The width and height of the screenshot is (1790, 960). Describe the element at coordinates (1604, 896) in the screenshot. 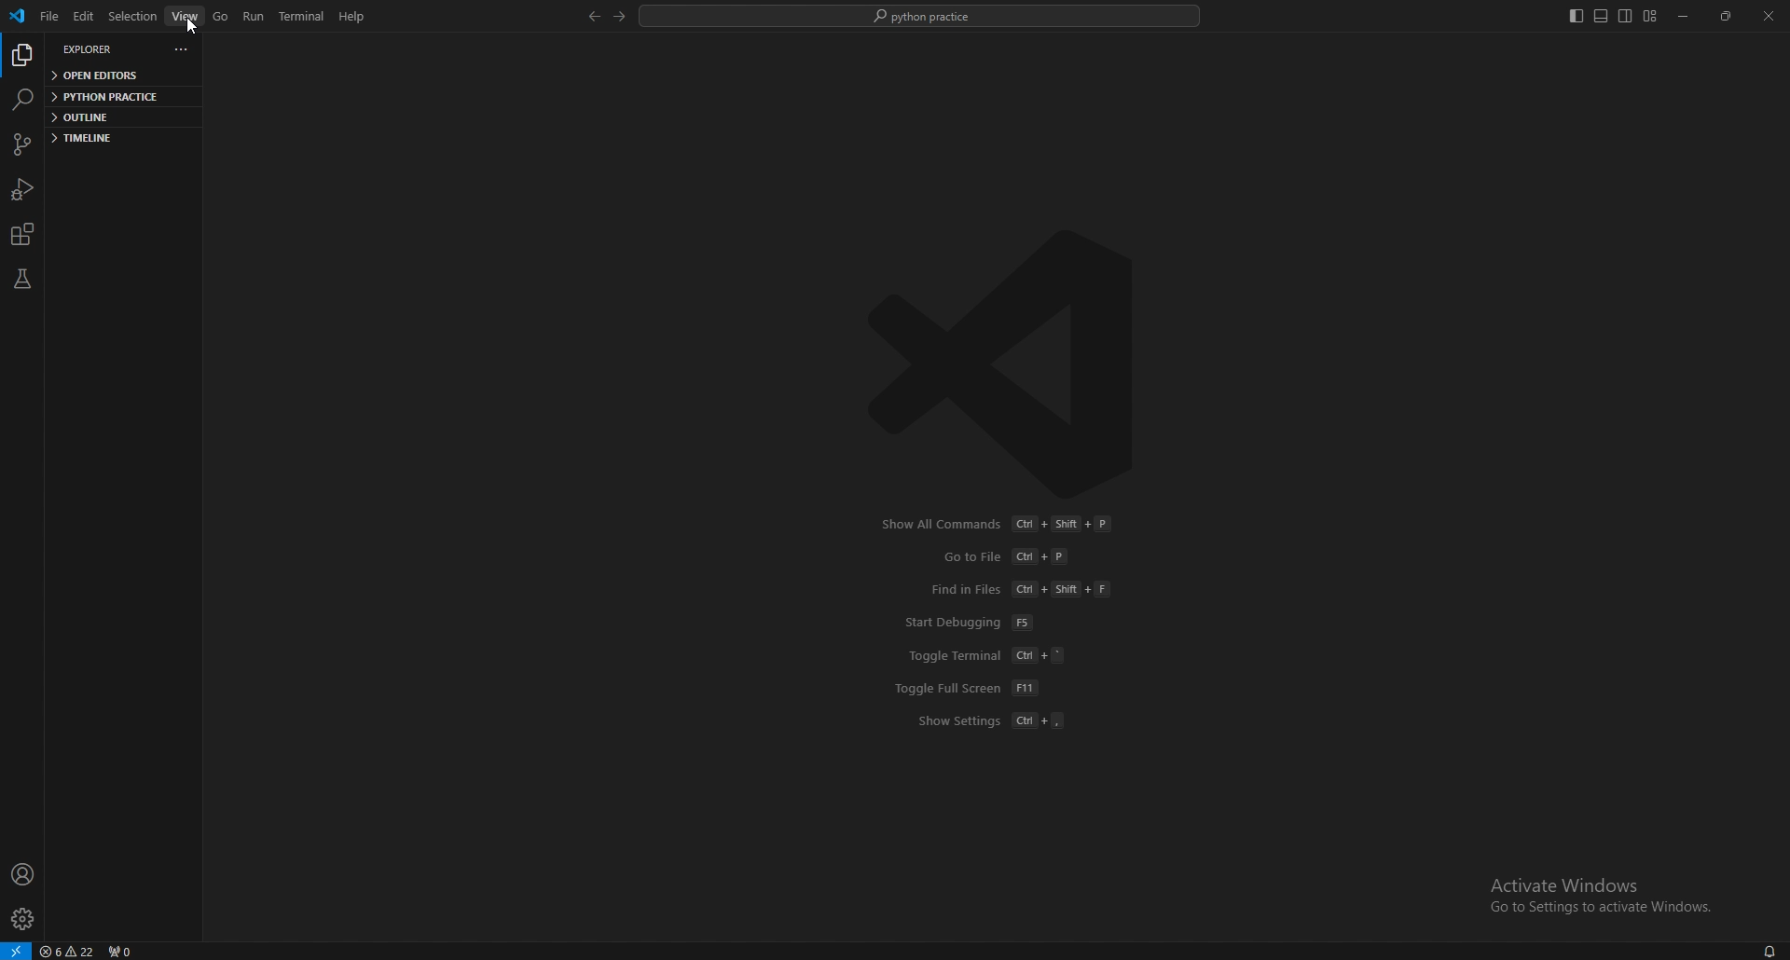

I see `Activate Windows
Go to Settings to activate Windows.` at that location.